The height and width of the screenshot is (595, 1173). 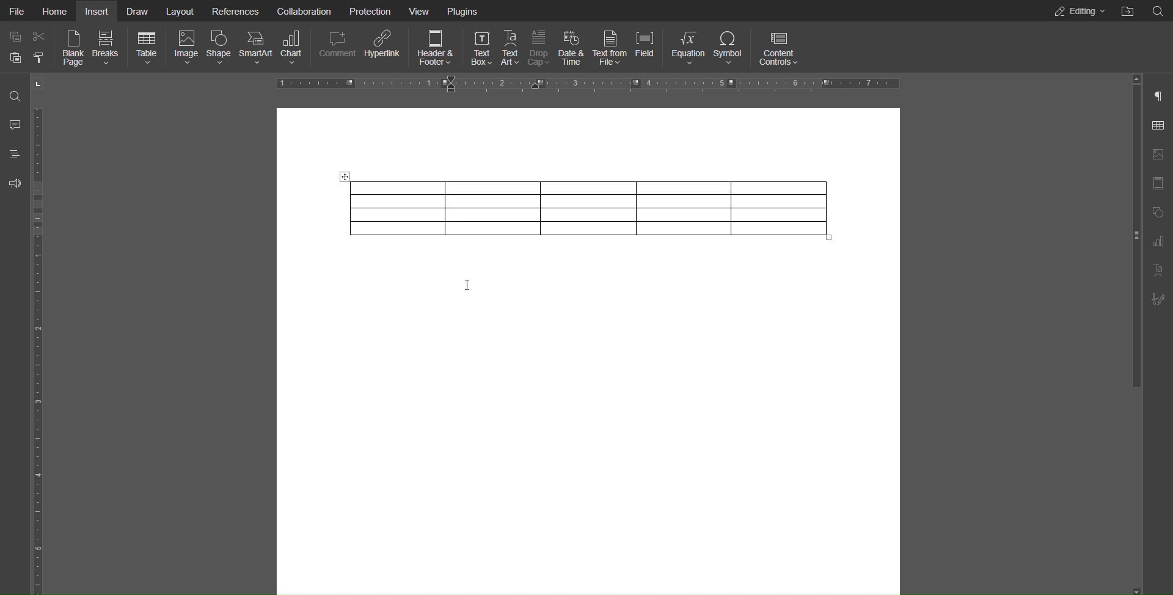 What do you see at coordinates (148, 48) in the screenshot?
I see `Table` at bounding box center [148, 48].